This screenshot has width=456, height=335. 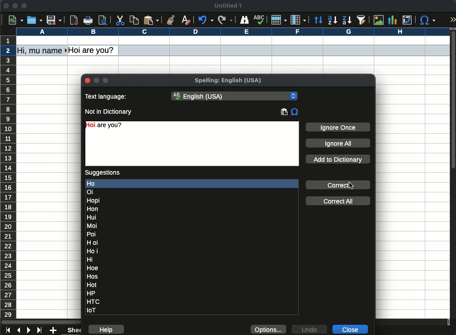 I want to click on text language, so click(x=107, y=96).